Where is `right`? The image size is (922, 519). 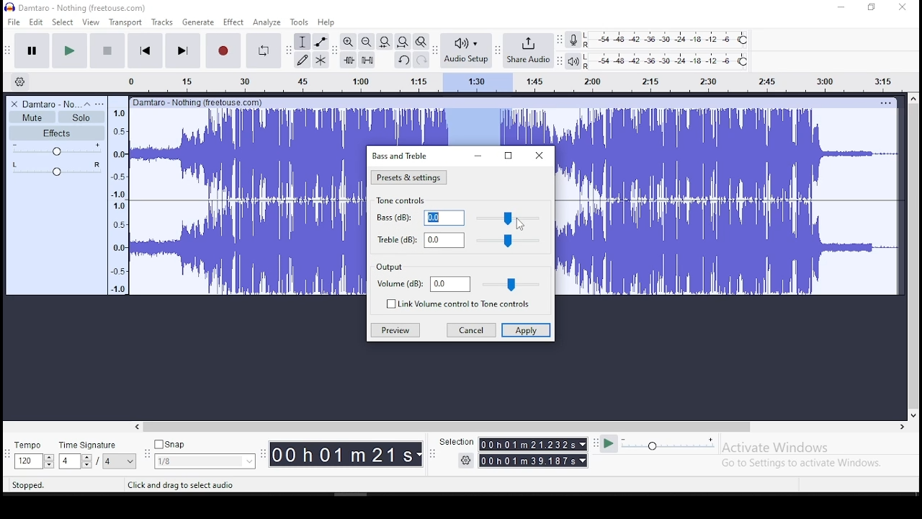 right is located at coordinates (901, 427).